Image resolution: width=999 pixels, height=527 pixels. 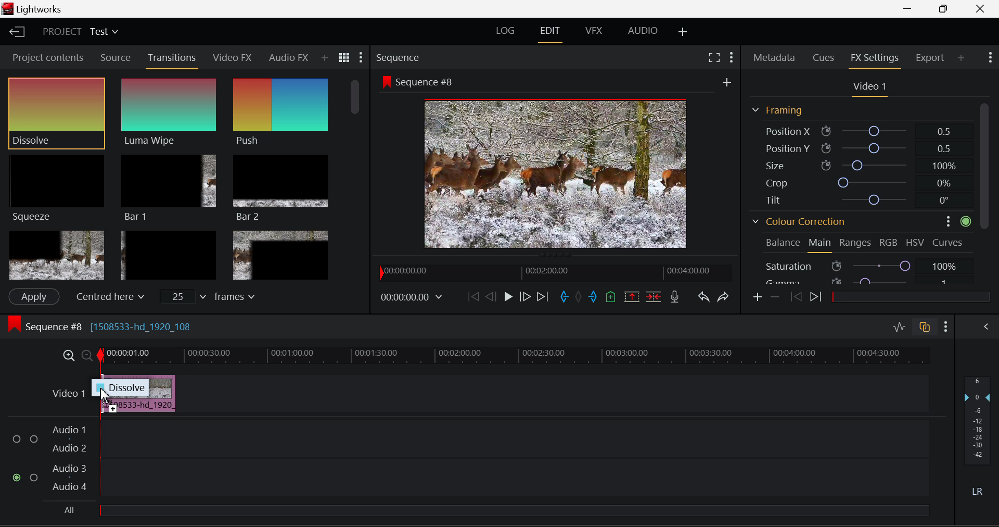 I want to click on Previous keyframe, so click(x=796, y=297).